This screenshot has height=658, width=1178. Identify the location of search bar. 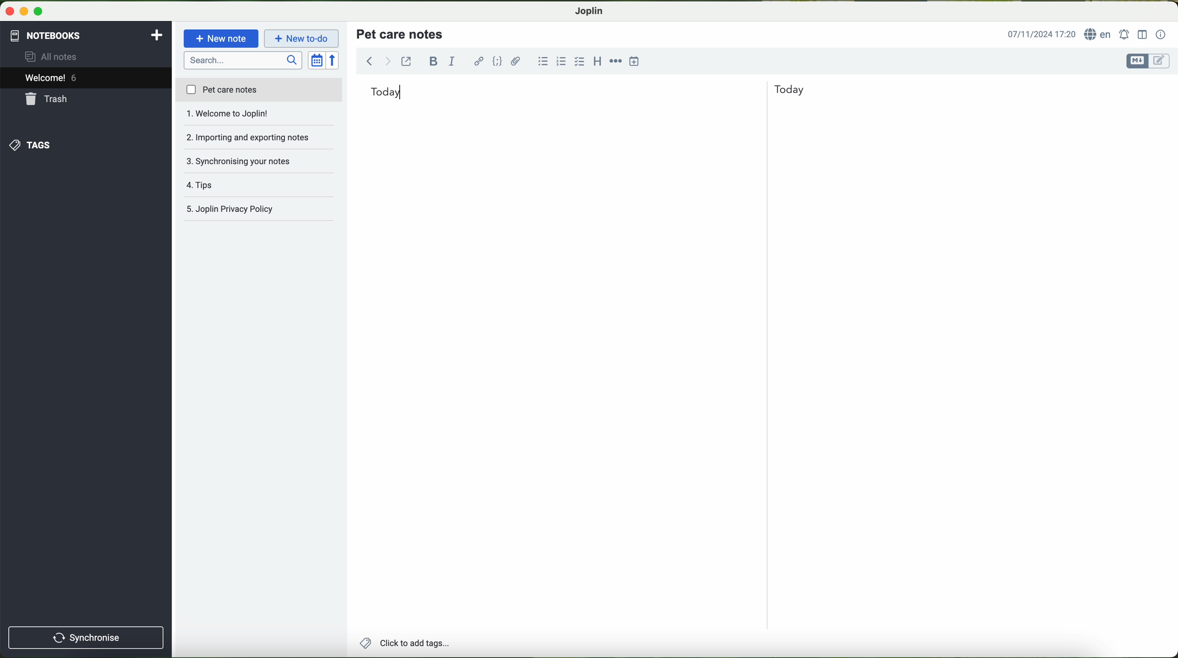
(244, 59).